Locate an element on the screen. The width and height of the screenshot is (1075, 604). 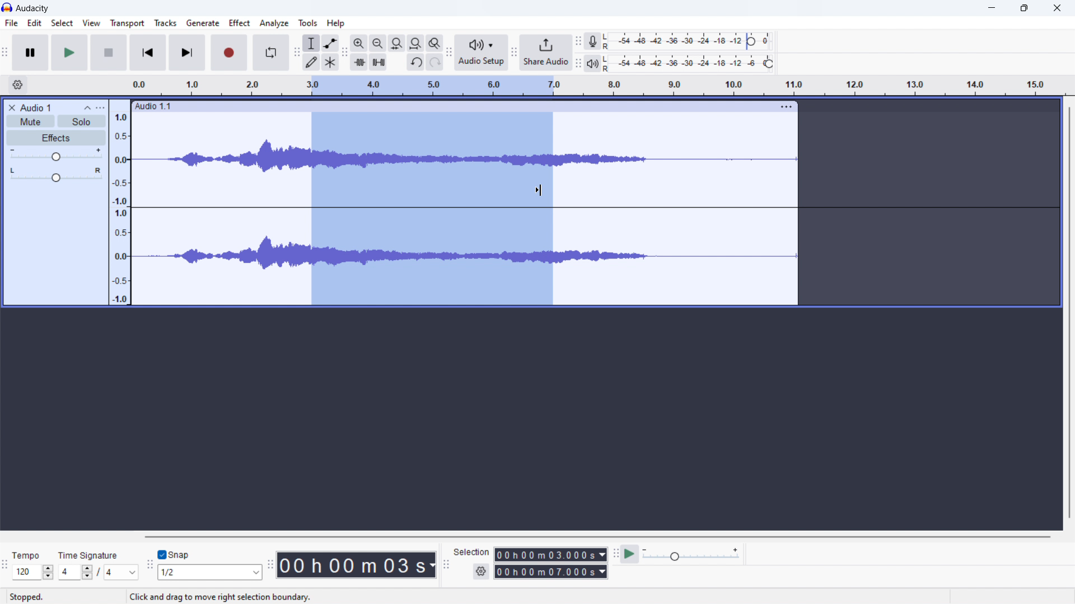
play is located at coordinates (70, 53).